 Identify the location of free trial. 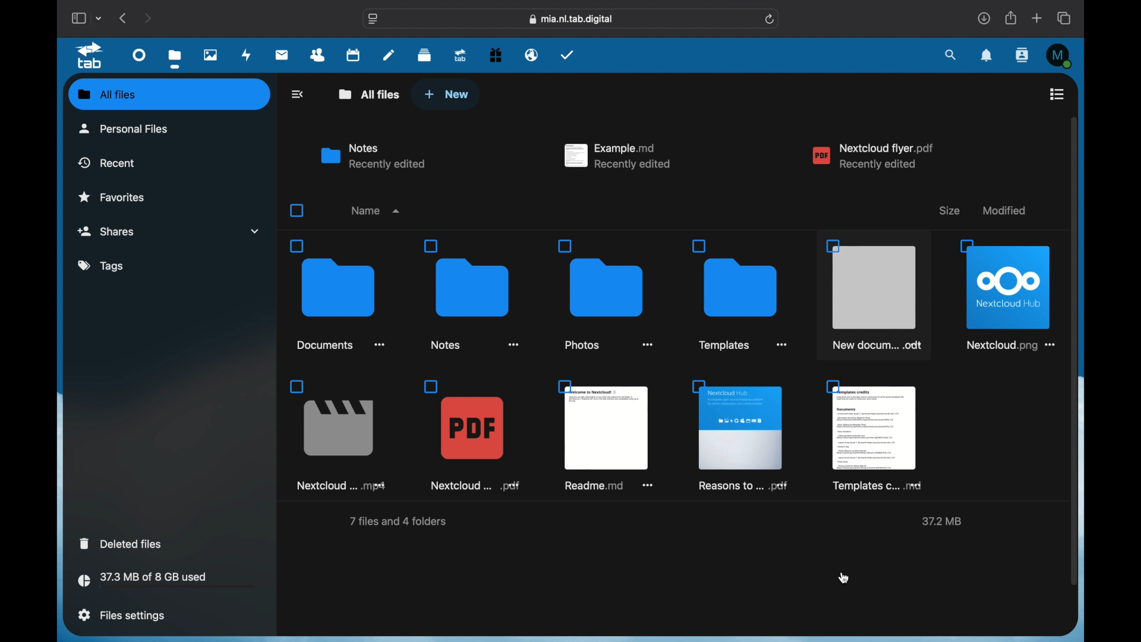
(496, 55).